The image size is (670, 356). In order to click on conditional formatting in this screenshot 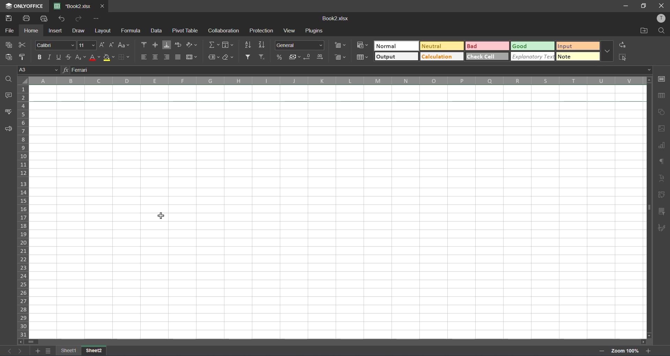, I will do `click(364, 46)`.